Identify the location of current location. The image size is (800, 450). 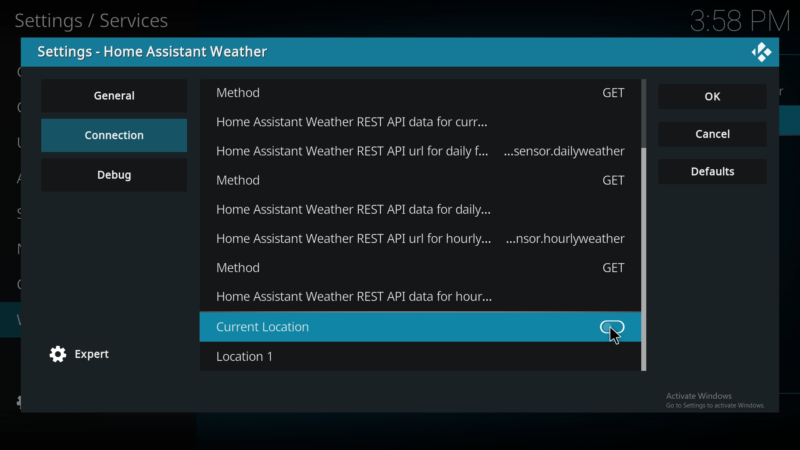
(403, 327).